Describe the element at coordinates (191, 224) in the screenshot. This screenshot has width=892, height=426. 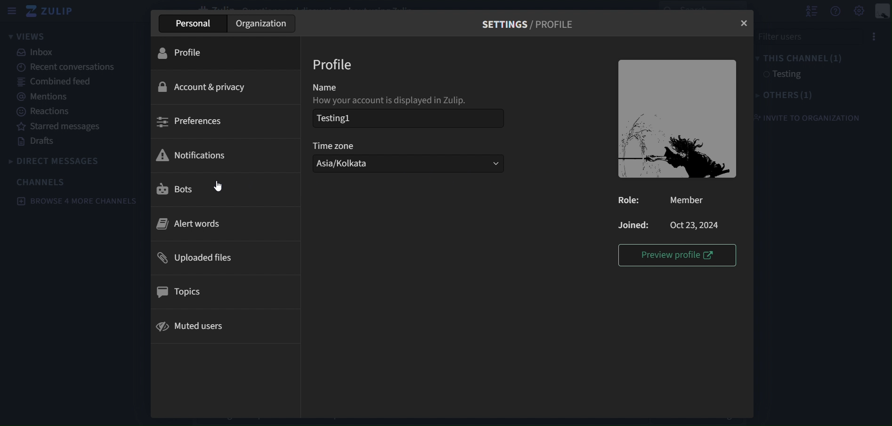
I see `alert words` at that location.